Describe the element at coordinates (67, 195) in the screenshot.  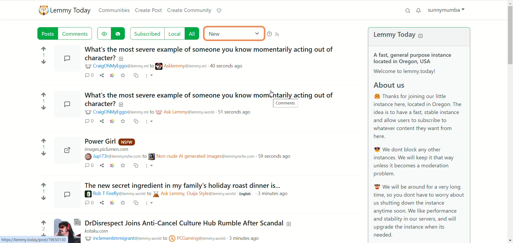
I see `Image preview` at that location.